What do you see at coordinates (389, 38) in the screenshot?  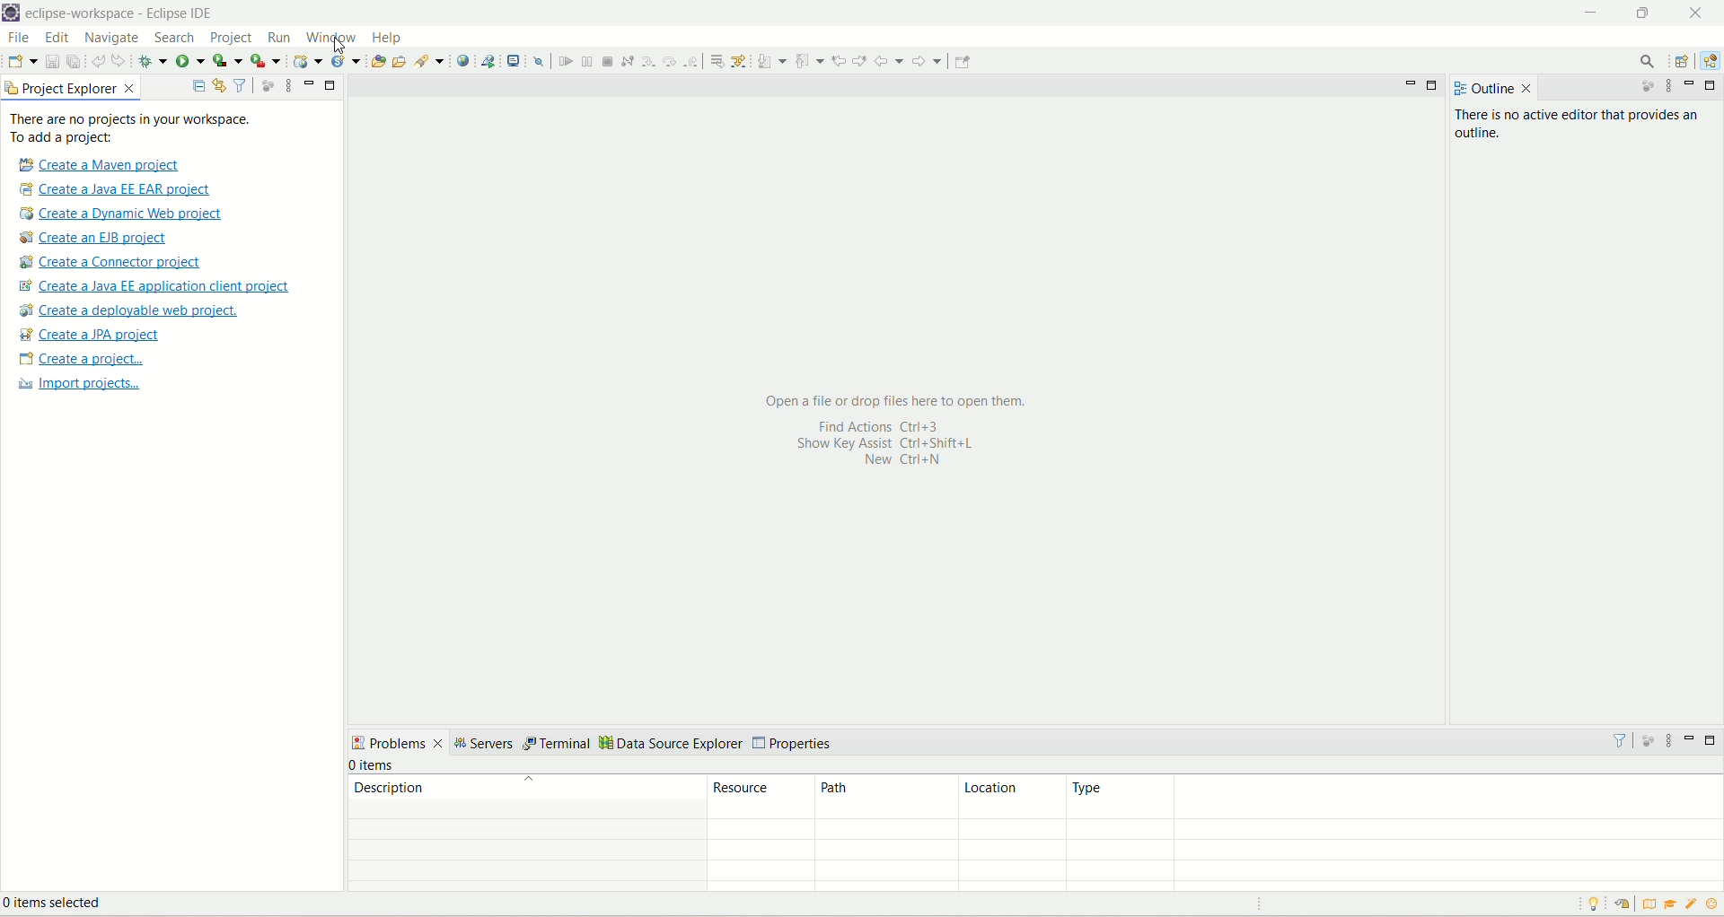 I see `help` at bounding box center [389, 38].